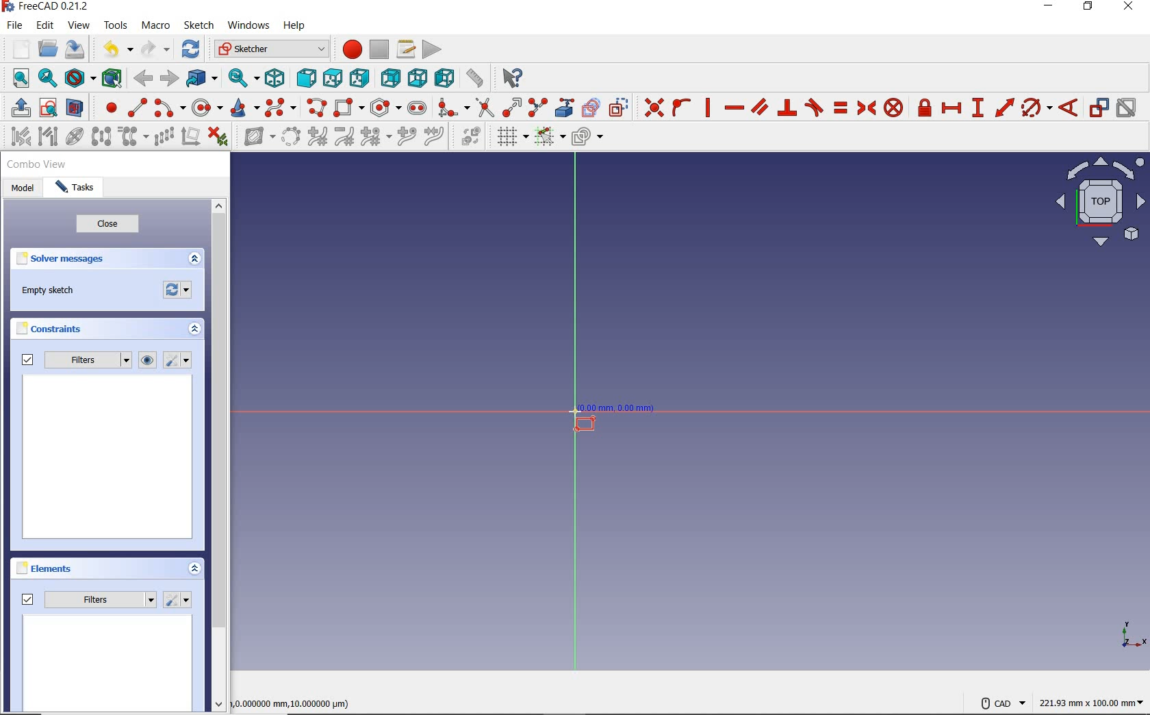 The width and height of the screenshot is (1150, 715). Describe the element at coordinates (350, 51) in the screenshot. I see `macro recording` at that location.